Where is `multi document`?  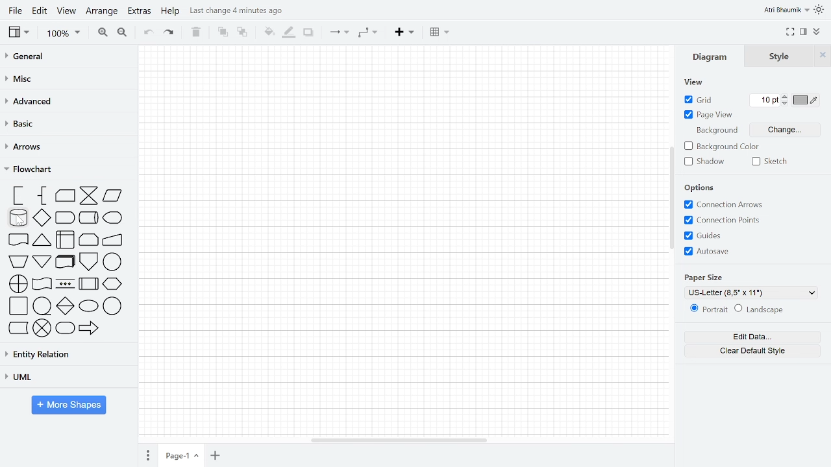 multi document is located at coordinates (64, 263).